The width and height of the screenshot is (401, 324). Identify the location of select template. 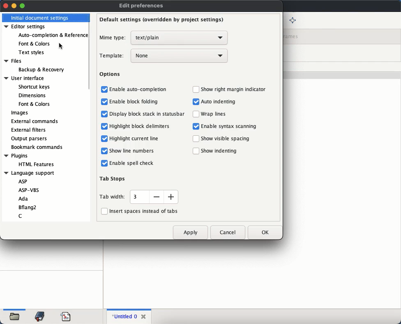
(179, 56).